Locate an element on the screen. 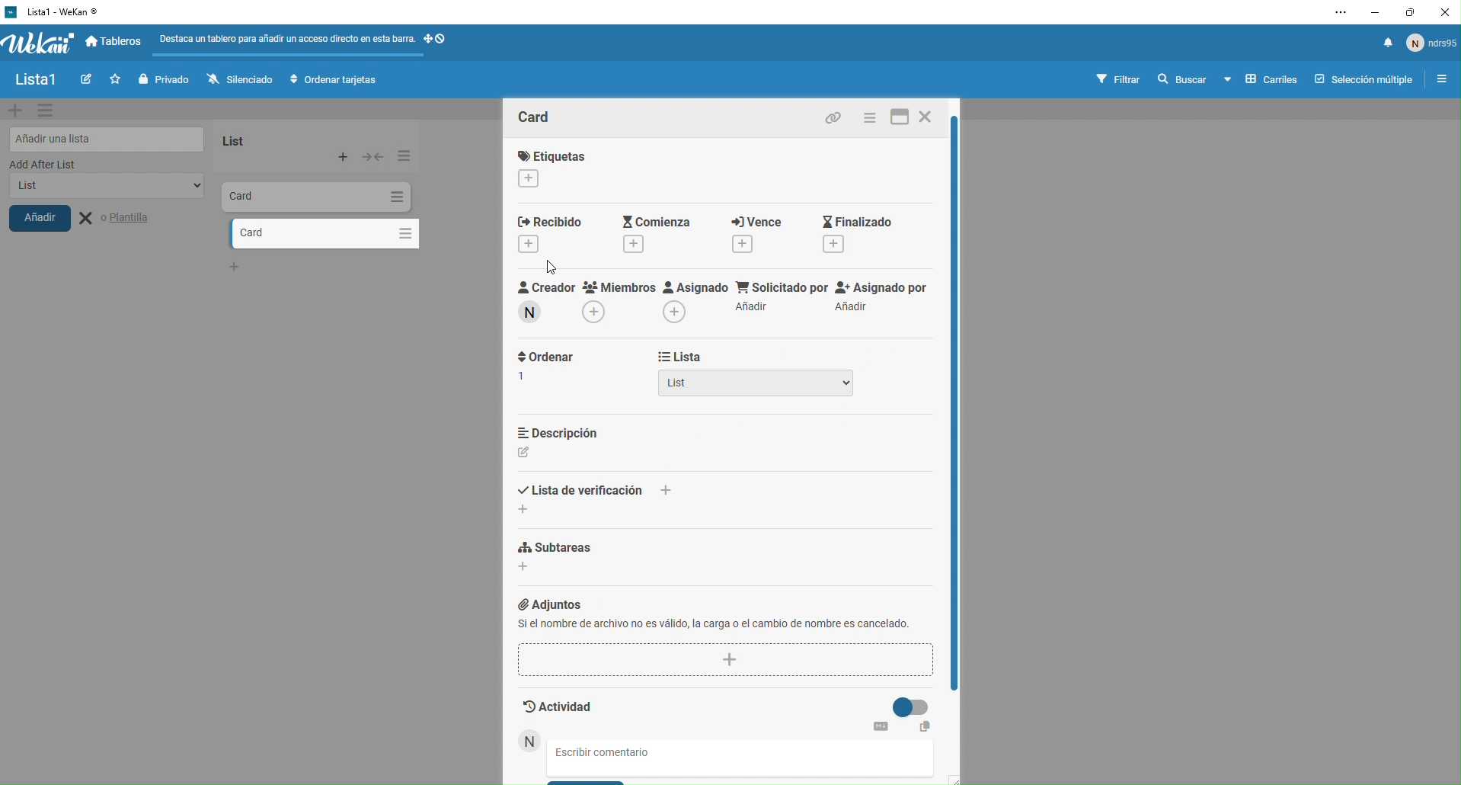 Image resolution: width=1461 pixels, height=785 pixels. Comienza is located at coordinates (653, 235).